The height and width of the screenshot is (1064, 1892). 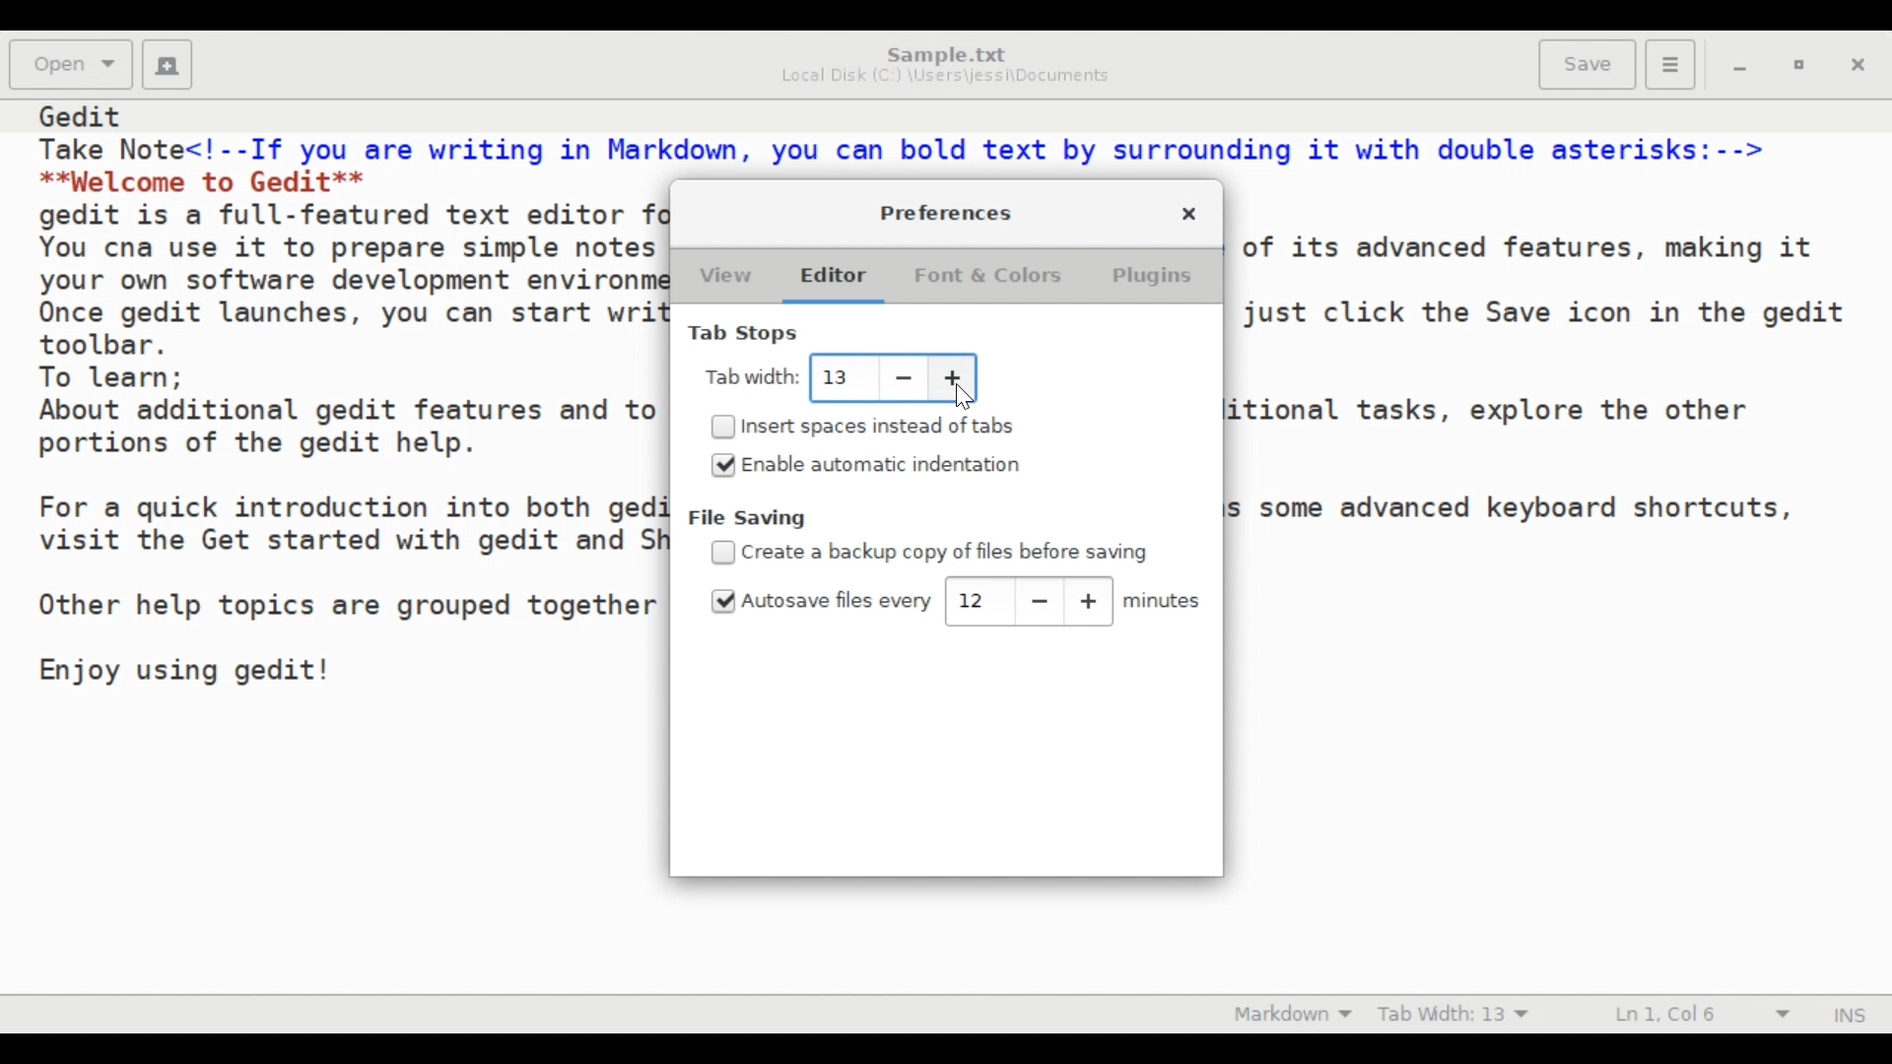 I want to click on Sample.txt, so click(x=947, y=52).